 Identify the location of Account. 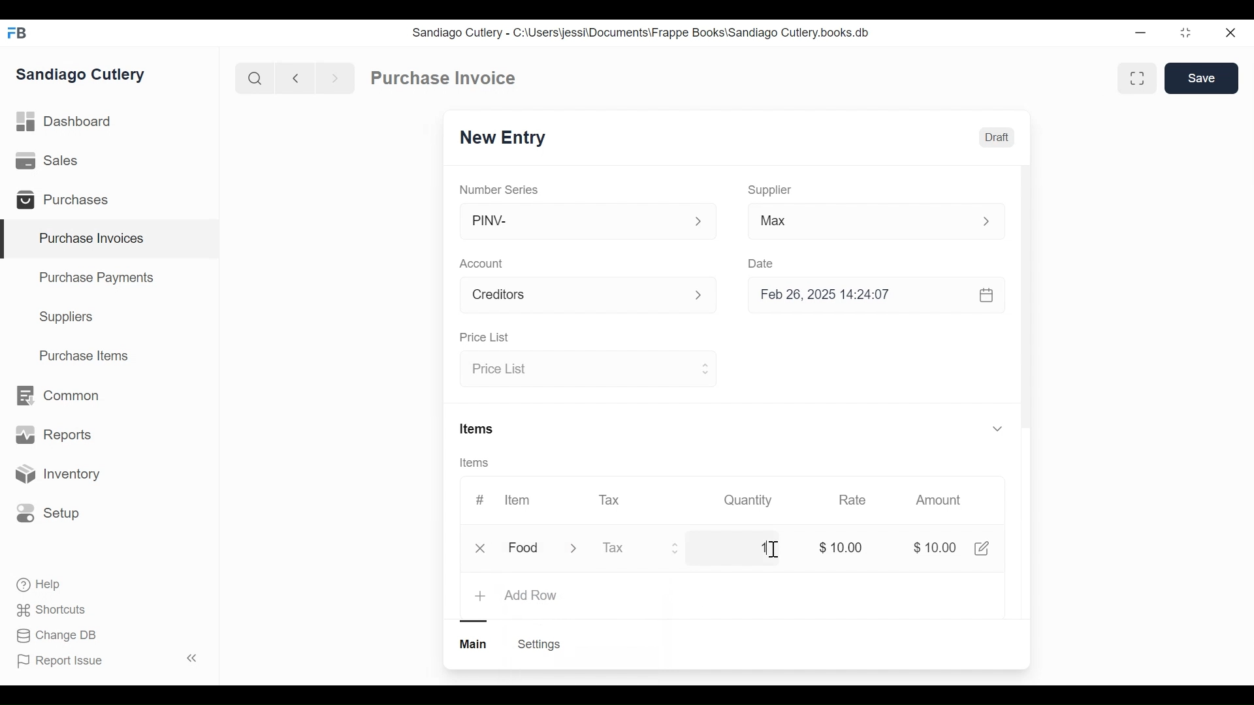
(484, 265).